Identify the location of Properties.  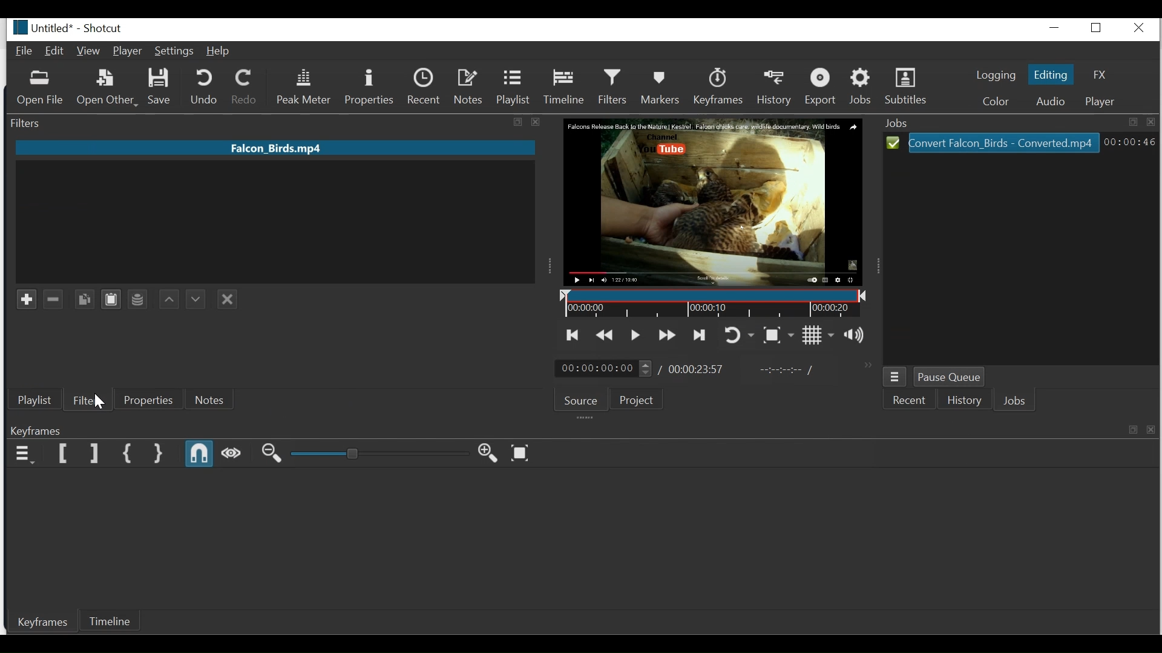
(368, 86).